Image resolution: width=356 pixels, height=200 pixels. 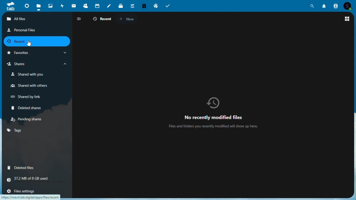 What do you see at coordinates (9, 7) in the screenshot?
I see `tab` at bounding box center [9, 7].